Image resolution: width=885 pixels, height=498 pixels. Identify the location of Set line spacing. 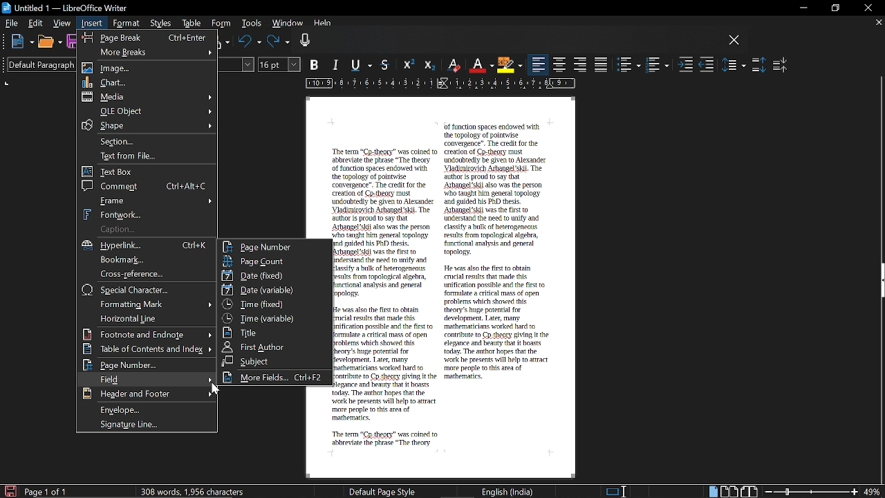
(734, 64).